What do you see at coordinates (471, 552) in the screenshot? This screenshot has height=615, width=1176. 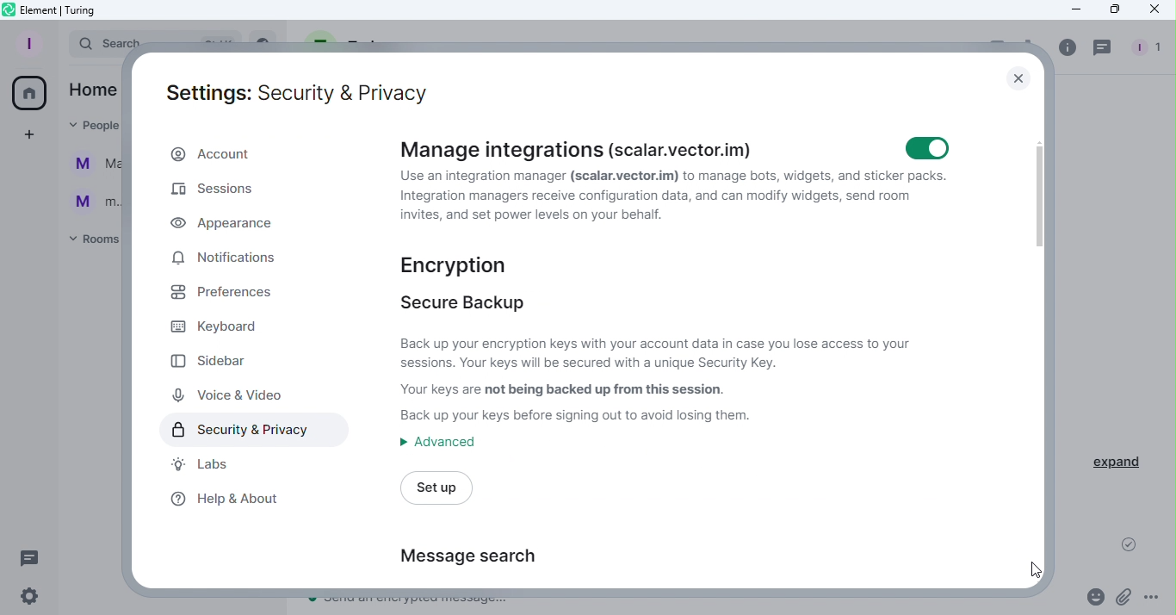 I see `Message research` at bounding box center [471, 552].